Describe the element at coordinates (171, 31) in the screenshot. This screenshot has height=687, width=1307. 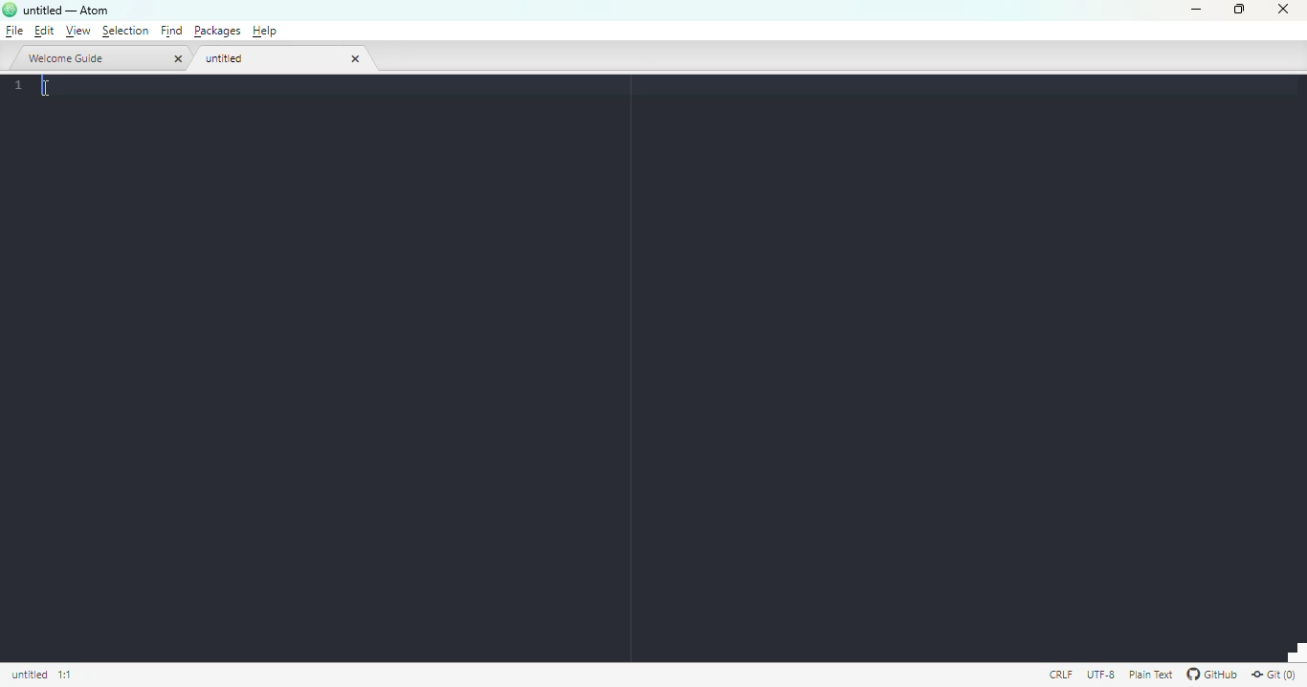
I see `find` at that location.